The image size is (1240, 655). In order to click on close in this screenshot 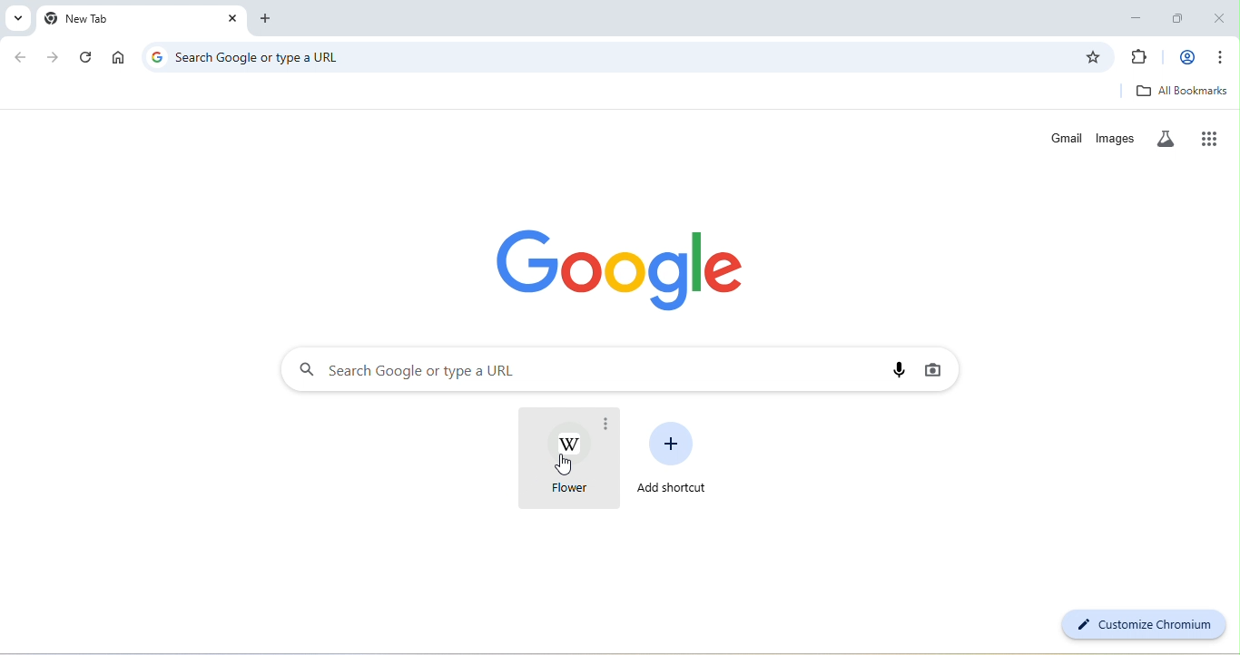, I will do `click(233, 19)`.